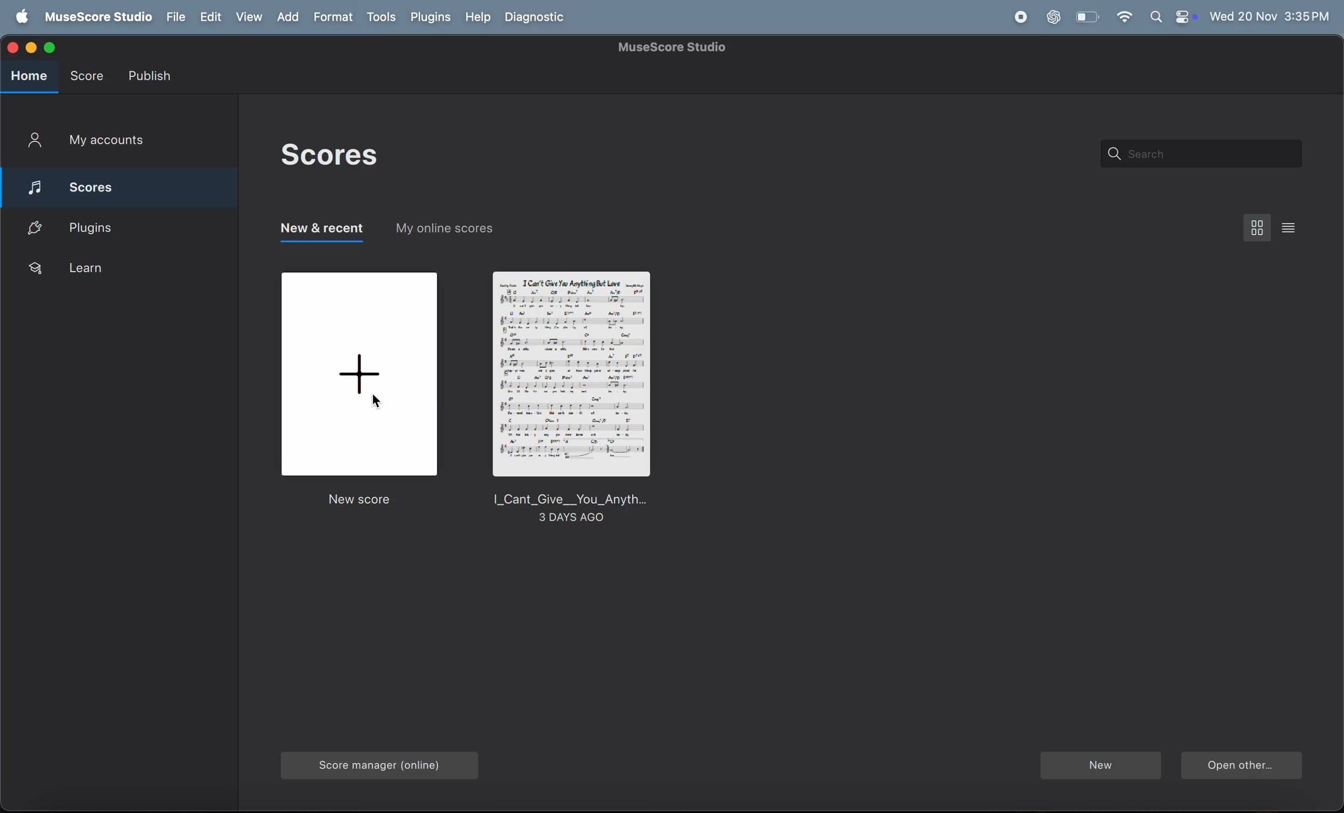 The image size is (1344, 813). What do you see at coordinates (675, 47) in the screenshot?
I see `page title` at bounding box center [675, 47].